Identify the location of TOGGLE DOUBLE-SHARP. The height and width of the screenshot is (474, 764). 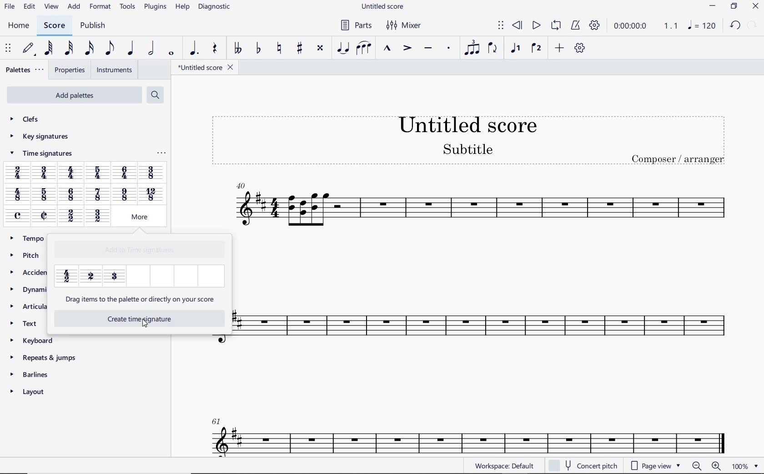
(320, 48).